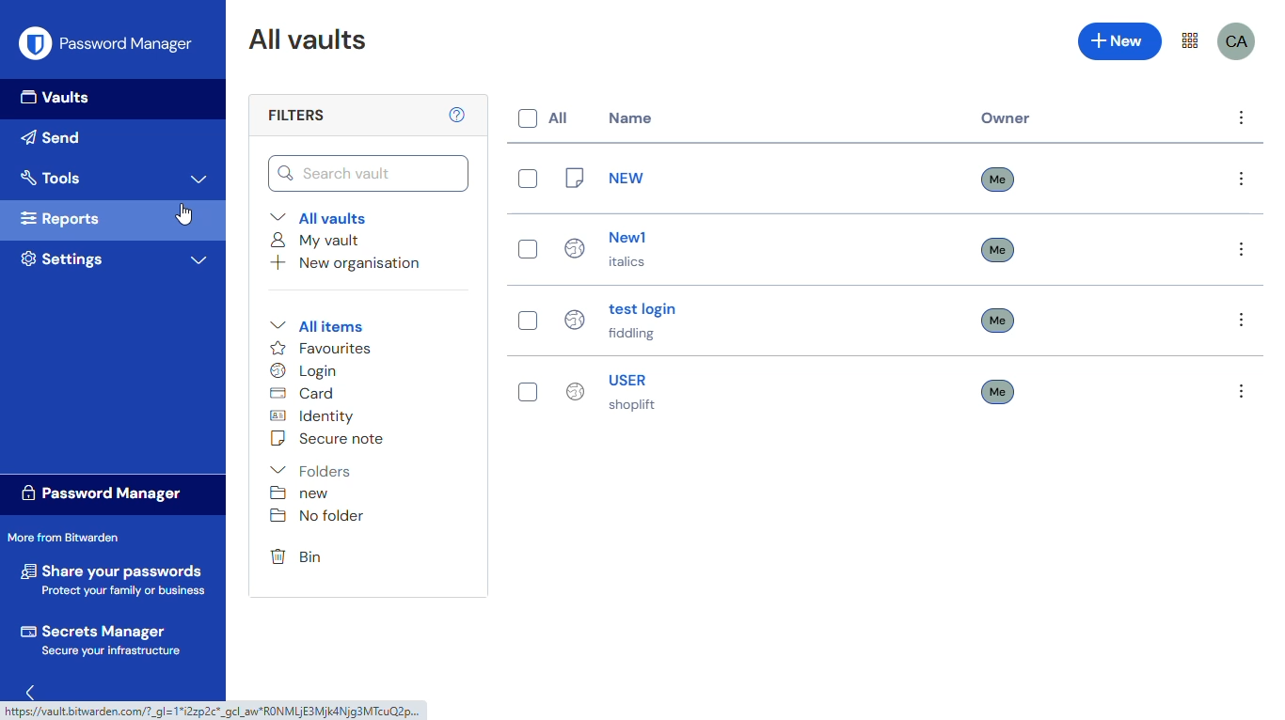 The width and height of the screenshot is (1285, 720). Describe the element at coordinates (1244, 321) in the screenshot. I see `options` at that location.